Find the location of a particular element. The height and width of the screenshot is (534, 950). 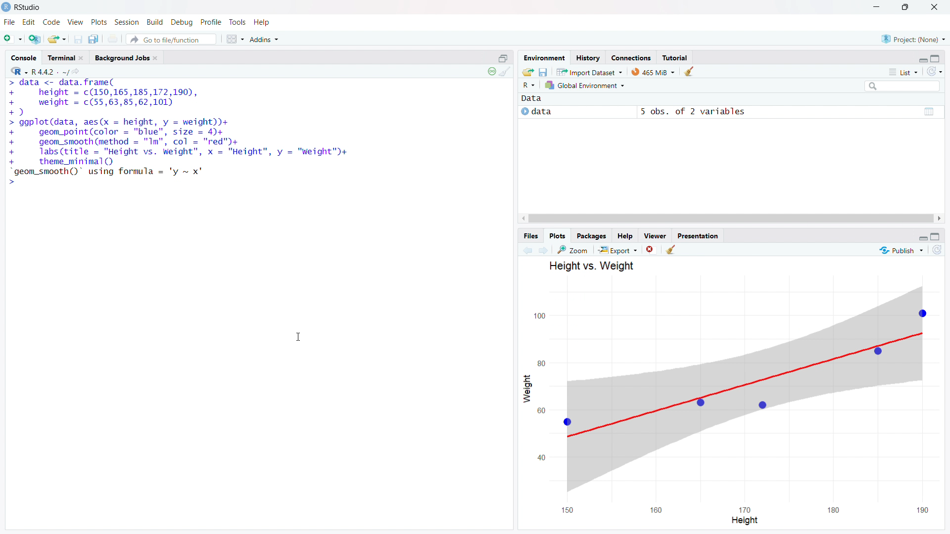

open new console is located at coordinates (503, 57).